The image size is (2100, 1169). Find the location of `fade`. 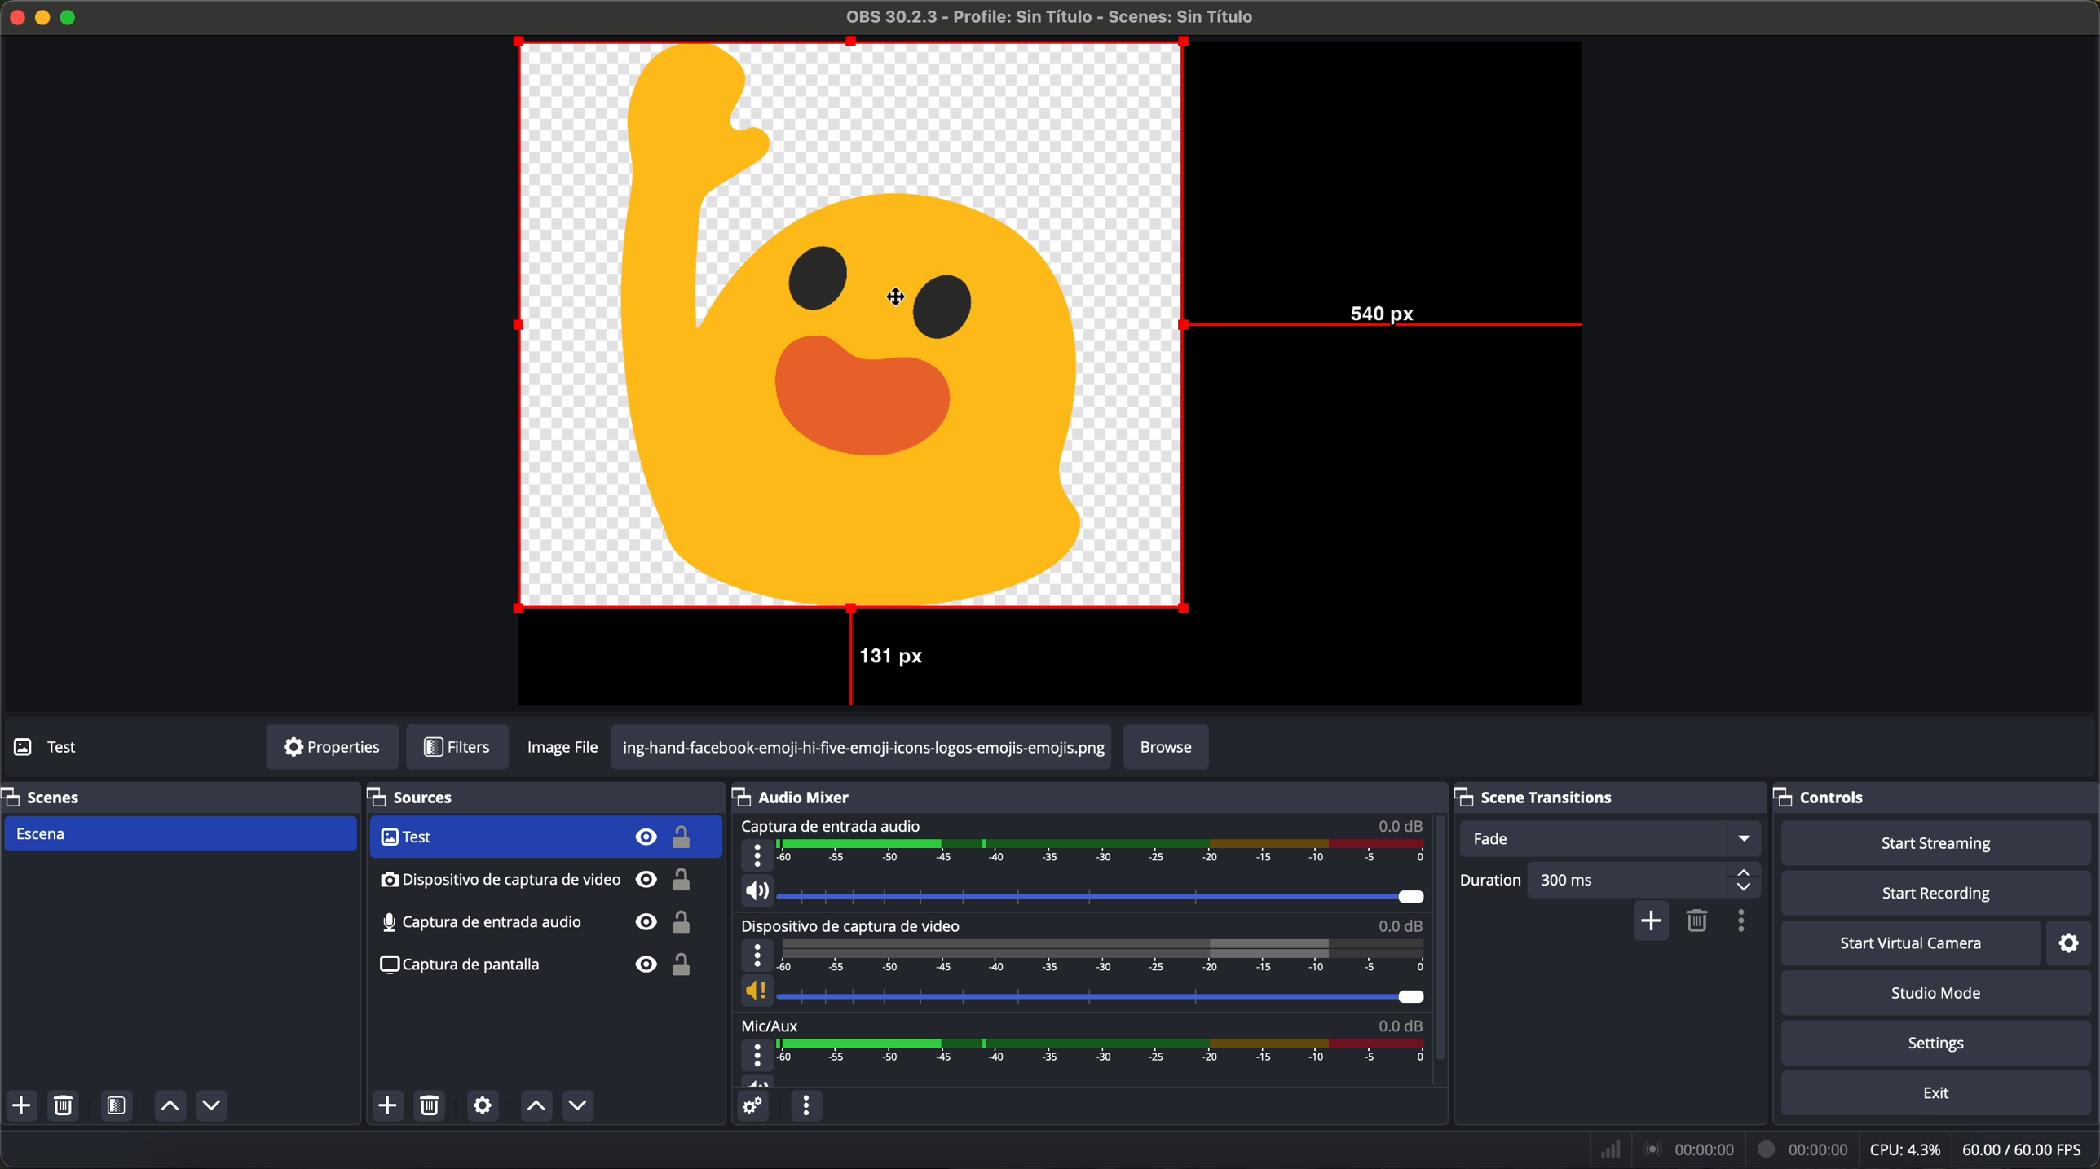

fade is located at coordinates (1608, 838).